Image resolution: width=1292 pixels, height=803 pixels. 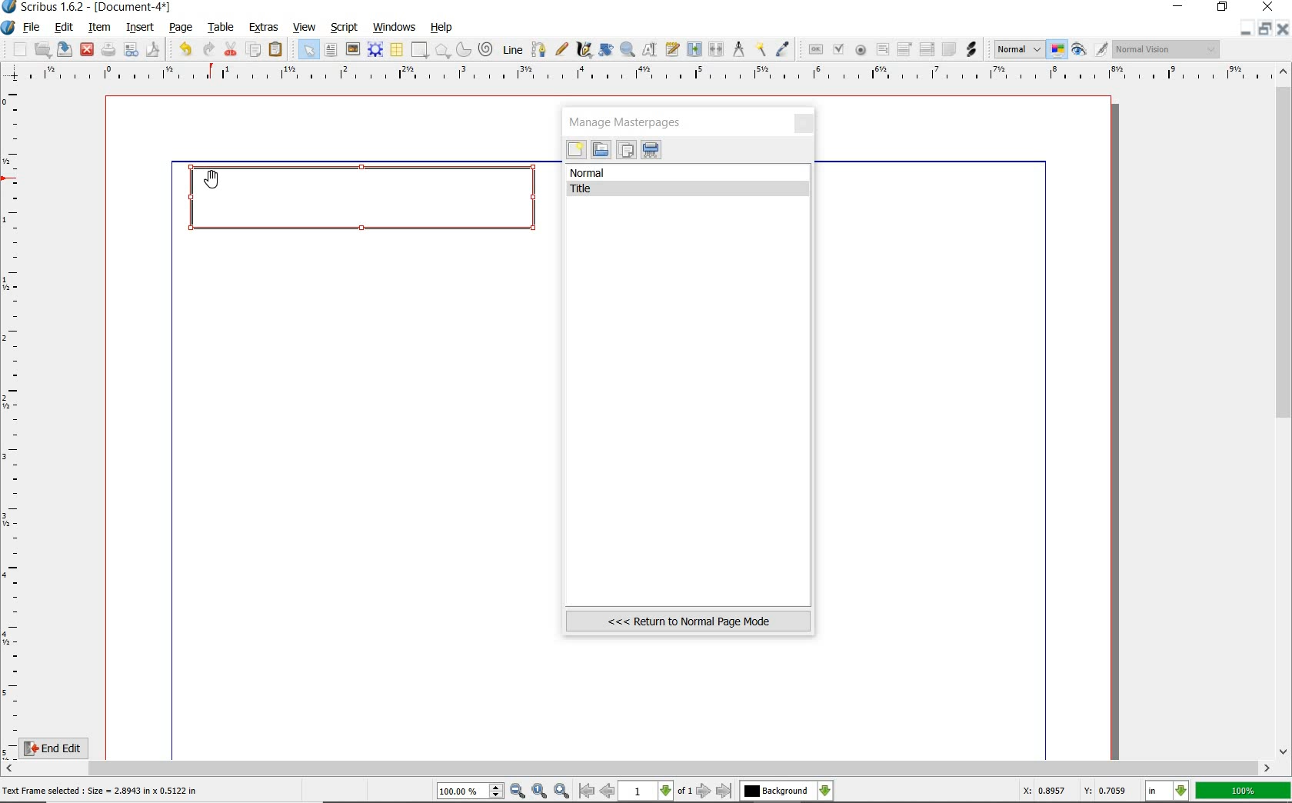 What do you see at coordinates (674, 51) in the screenshot?
I see `edit text with story editor` at bounding box center [674, 51].